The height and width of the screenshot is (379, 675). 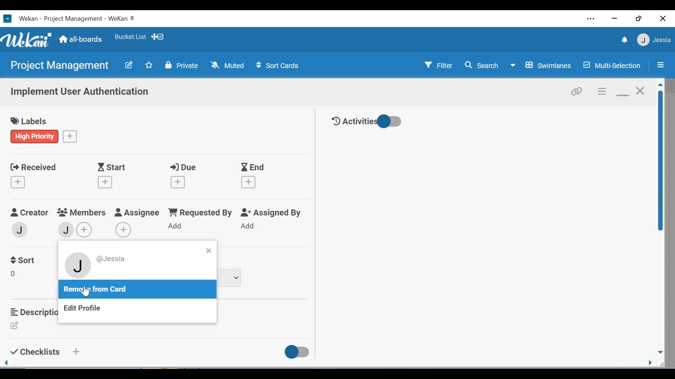 I want to click on admin, so click(x=21, y=229).